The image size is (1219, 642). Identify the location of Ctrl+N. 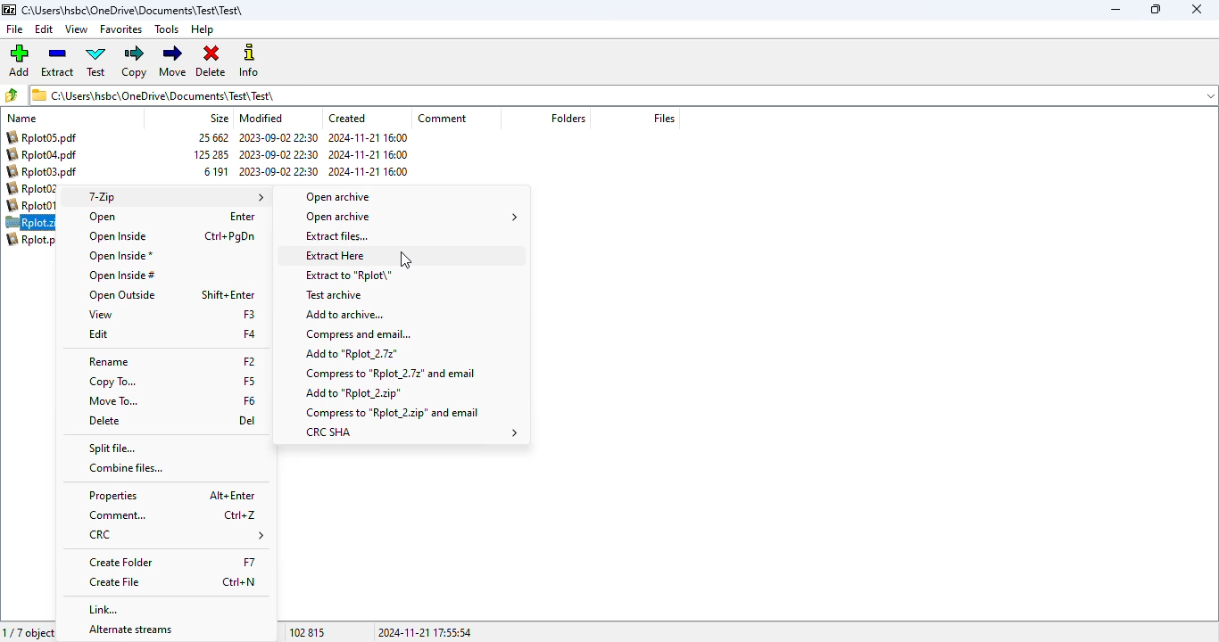
(242, 582).